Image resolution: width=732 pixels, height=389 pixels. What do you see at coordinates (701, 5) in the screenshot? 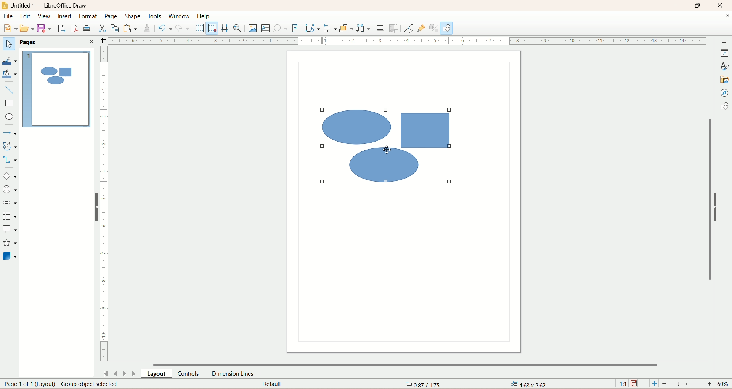
I see `maximize` at bounding box center [701, 5].